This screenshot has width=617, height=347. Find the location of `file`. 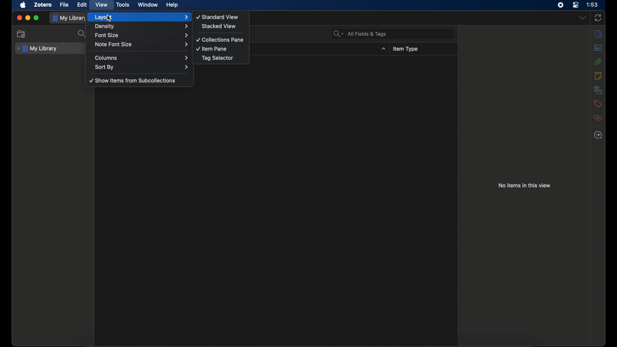

file is located at coordinates (64, 5).